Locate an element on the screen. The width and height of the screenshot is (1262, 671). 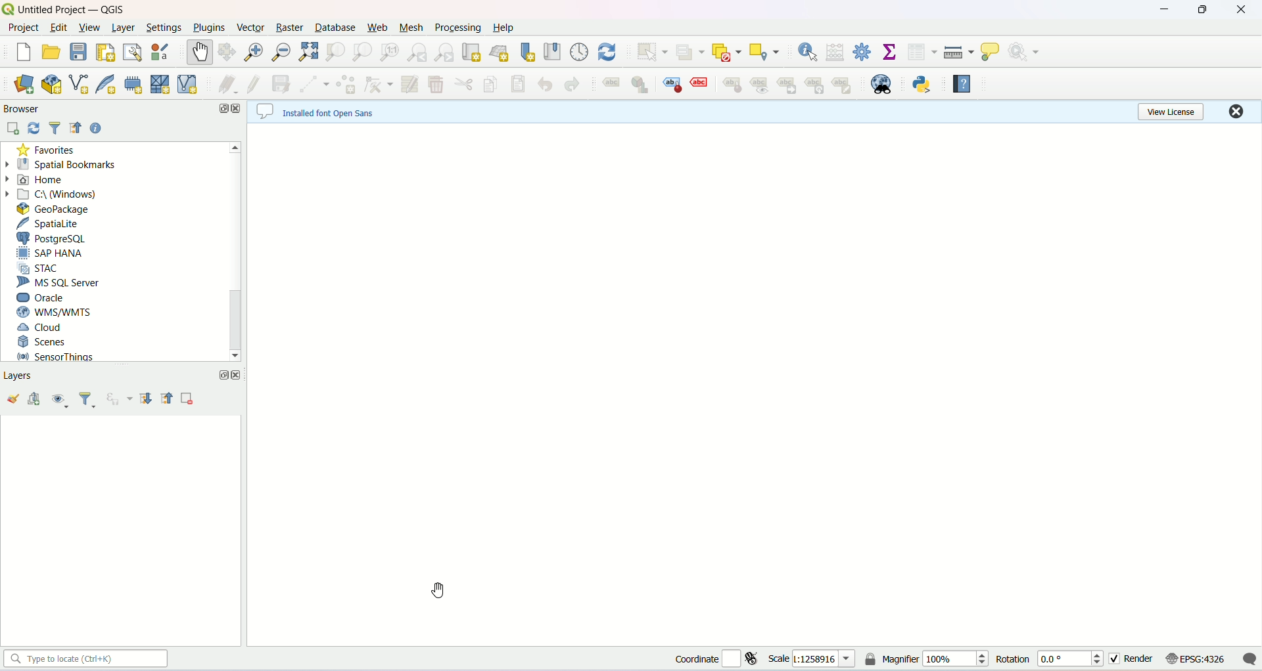
message is located at coordinates (1249, 660).